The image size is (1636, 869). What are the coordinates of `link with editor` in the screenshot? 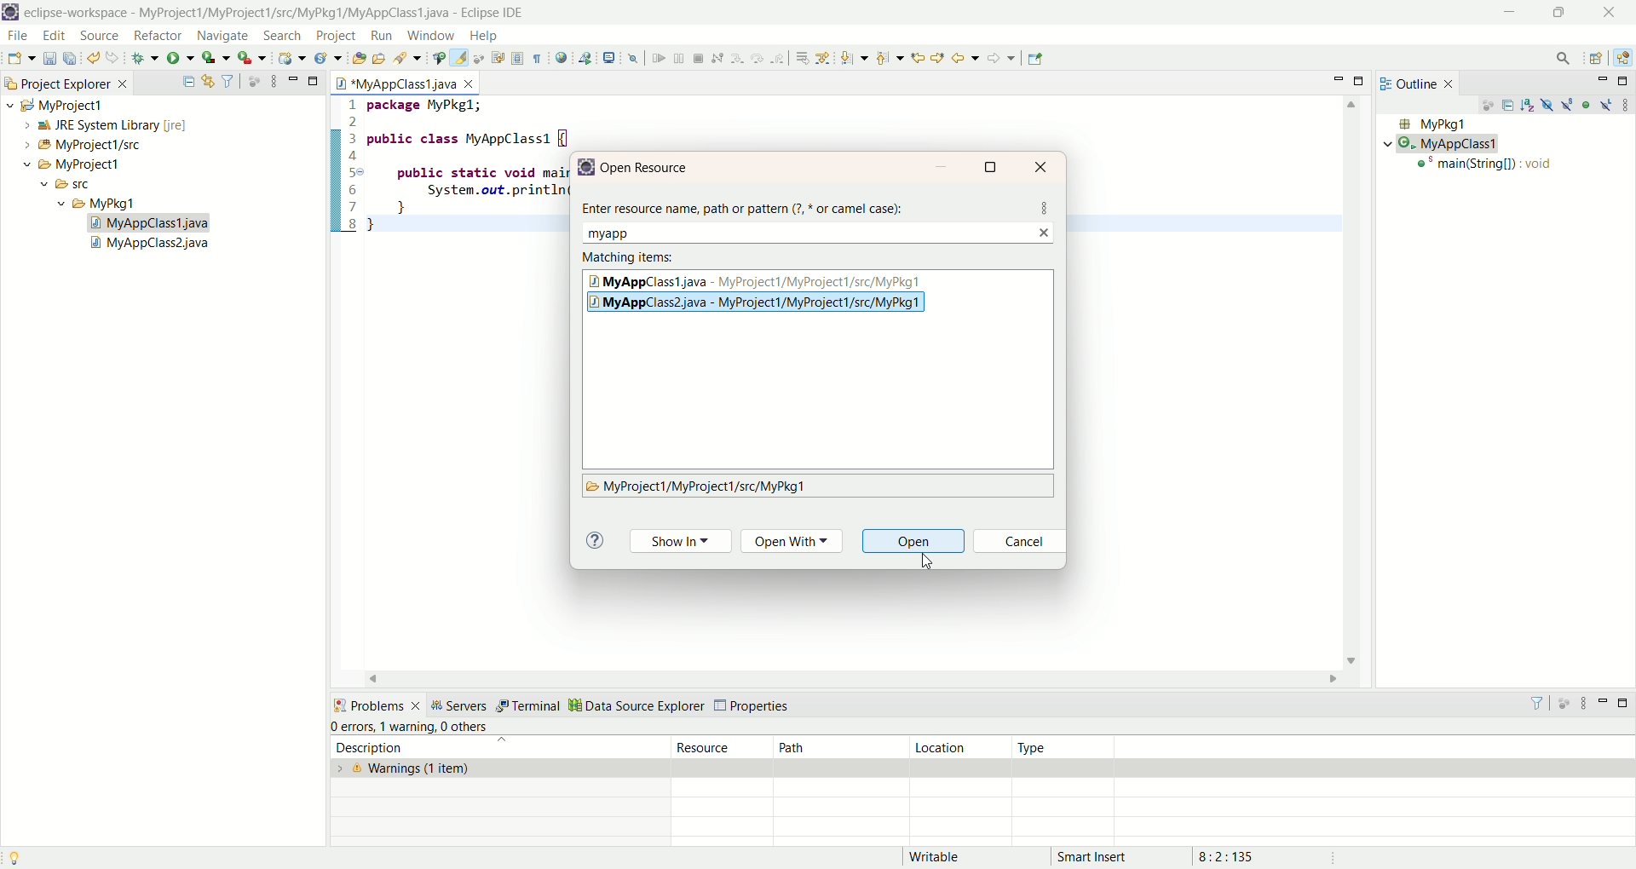 It's located at (209, 81).